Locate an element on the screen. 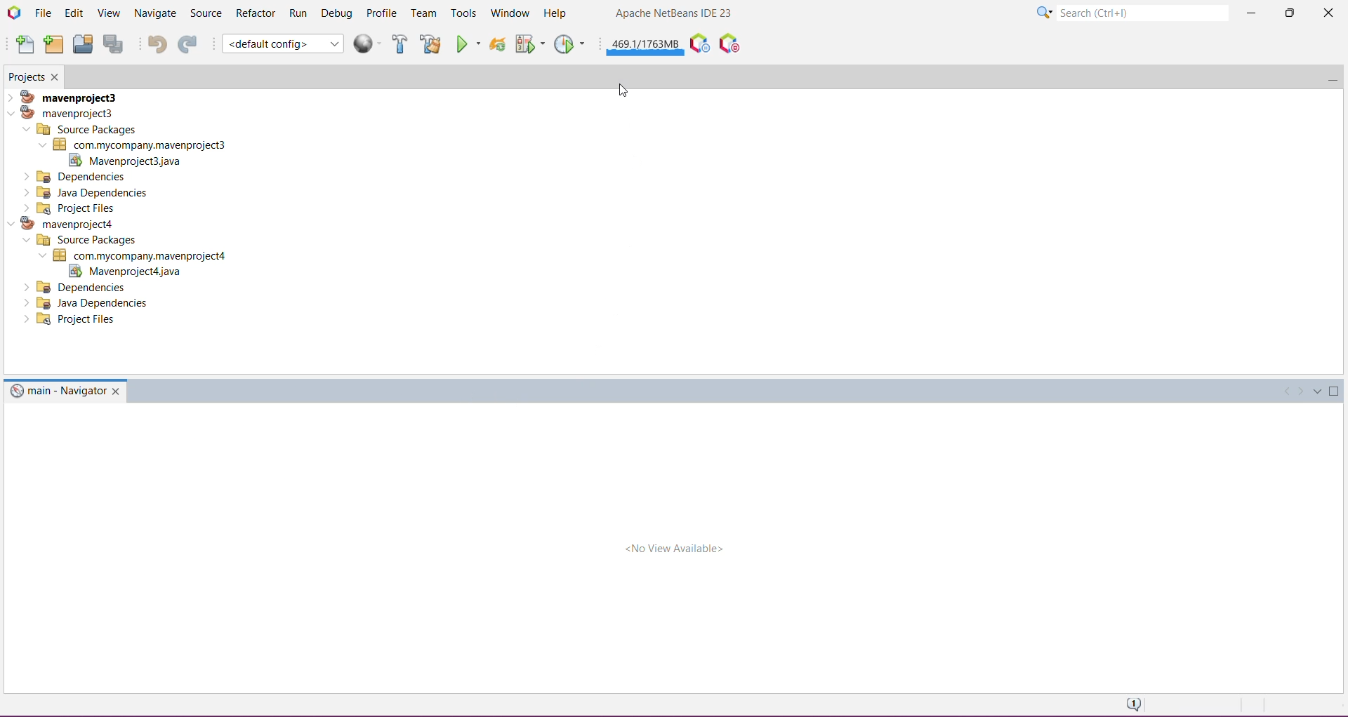  Redo is located at coordinates (187, 43).